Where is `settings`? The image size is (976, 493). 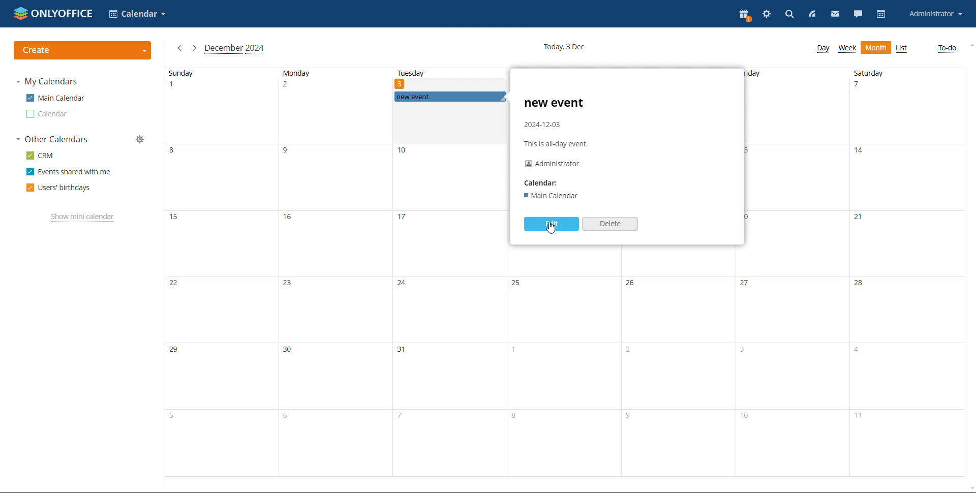 settings is located at coordinates (767, 15).